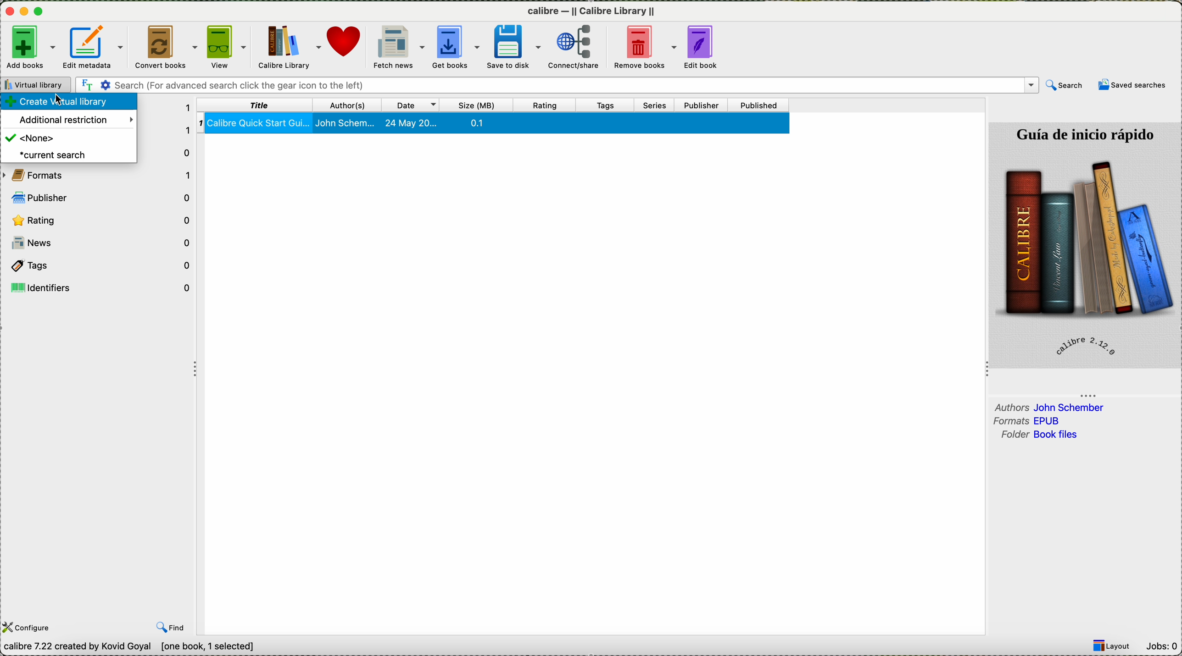 Image resolution: width=1182 pixels, height=656 pixels. What do you see at coordinates (347, 47) in the screenshot?
I see `donate` at bounding box center [347, 47].